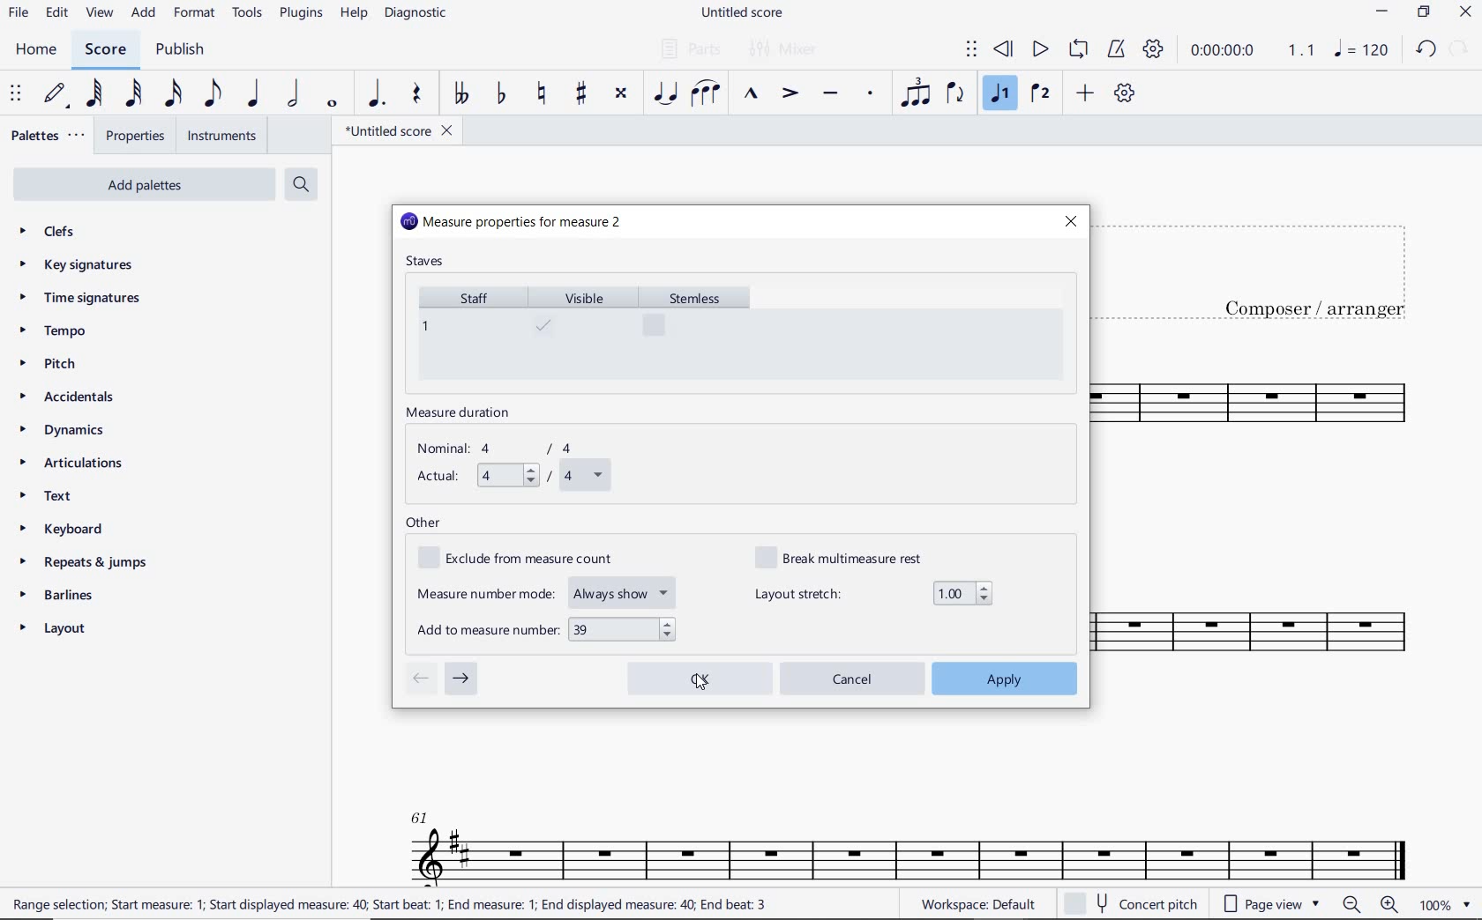 The height and width of the screenshot is (920, 1482). What do you see at coordinates (218, 135) in the screenshot?
I see `INSTRUMENTS` at bounding box center [218, 135].